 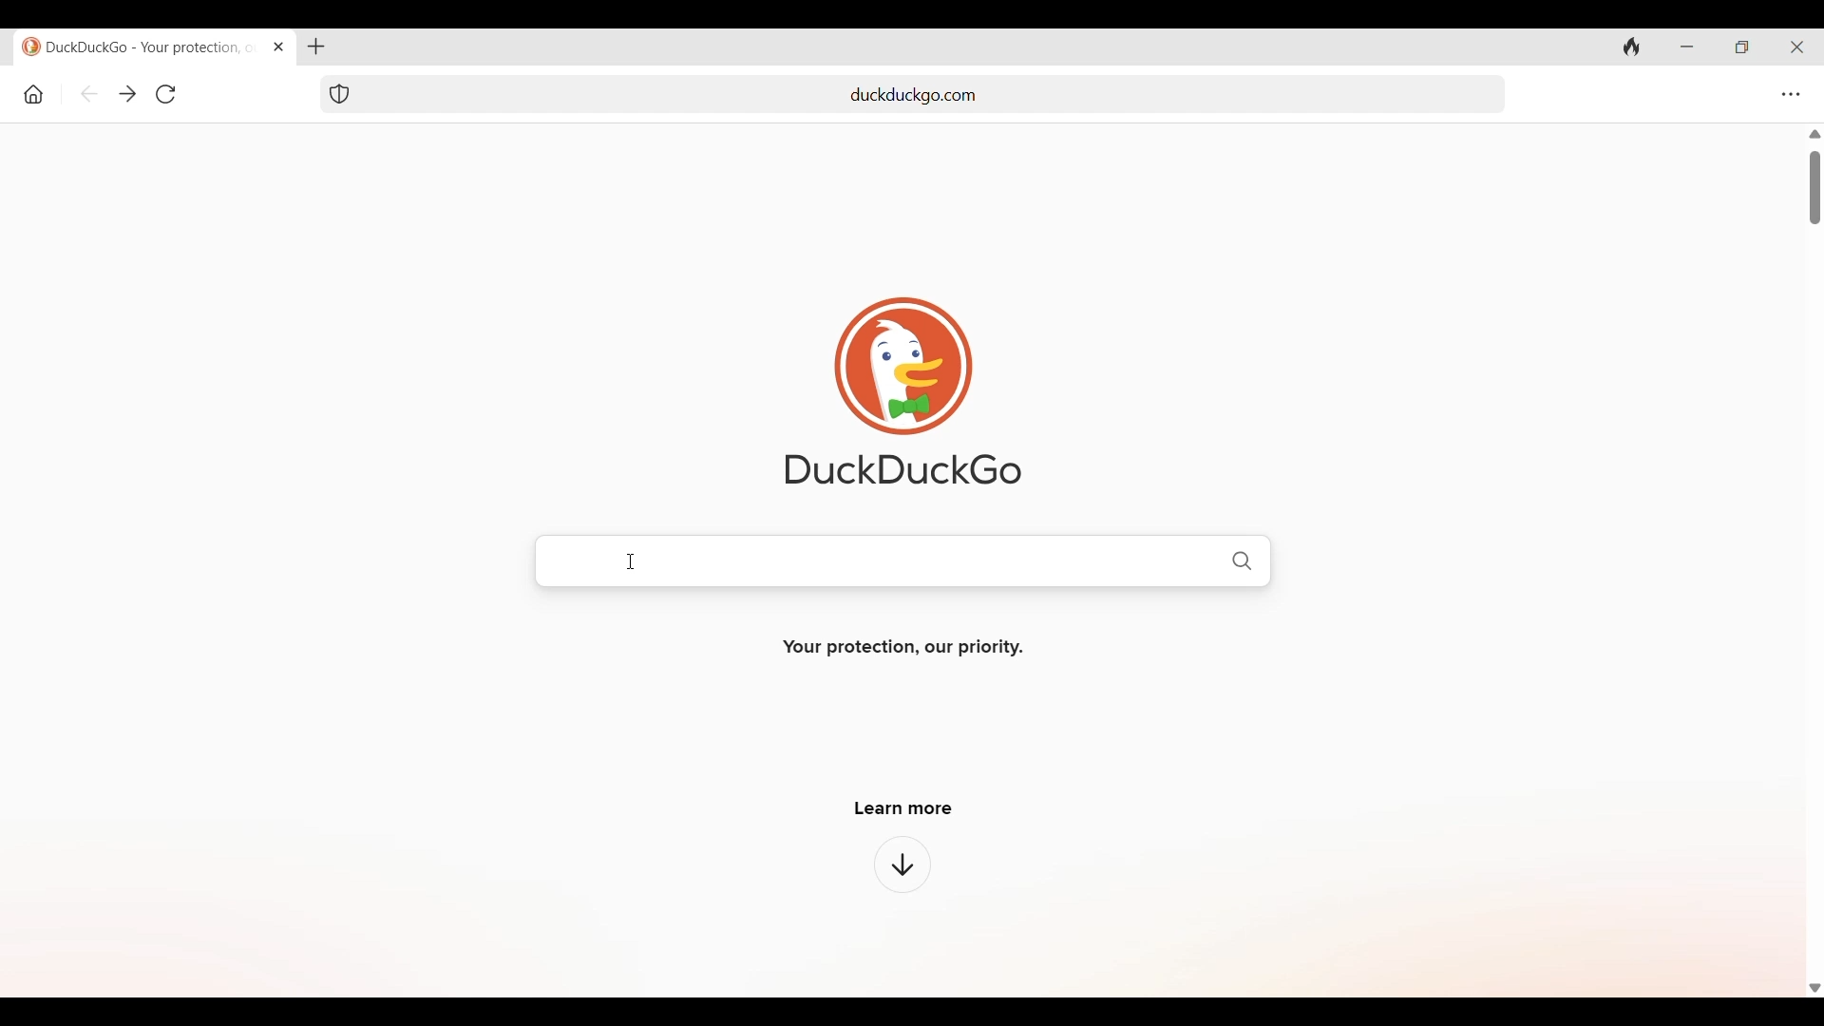 I want to click on learn more, so click(x=900, y=809).